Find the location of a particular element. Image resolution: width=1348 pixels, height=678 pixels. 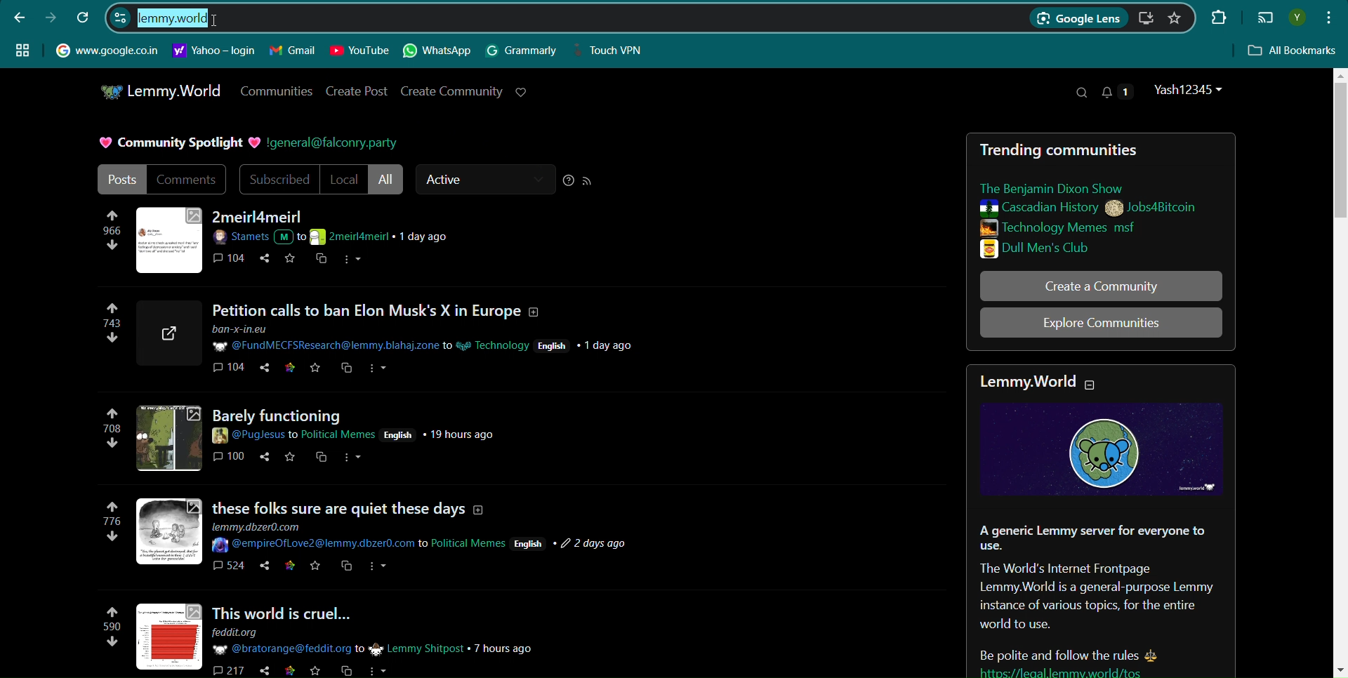

DempireOfLove2@lemmy.dbzer0.com to Political Memes English + 2 2 days ago is located at coordinates (423, 545).